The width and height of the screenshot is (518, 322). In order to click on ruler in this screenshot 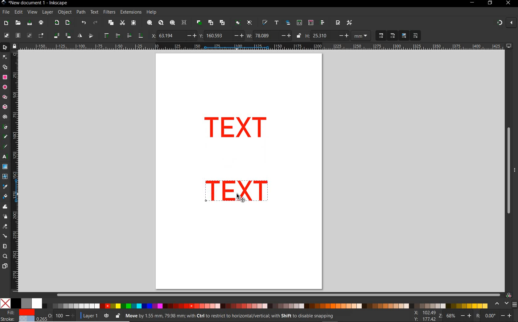, I will do `click(262, 47)`.